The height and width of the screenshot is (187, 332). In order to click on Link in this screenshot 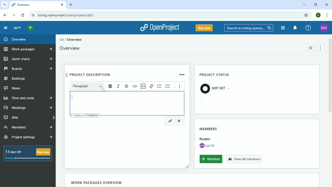, I will do `click(152, 86)`.